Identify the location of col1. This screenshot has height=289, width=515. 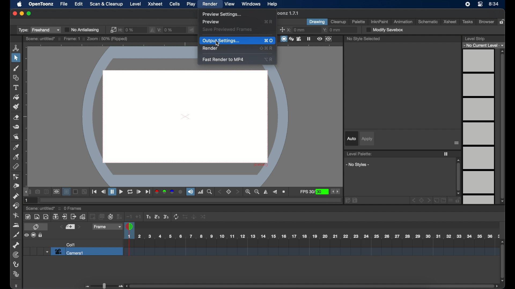
(71, 245).